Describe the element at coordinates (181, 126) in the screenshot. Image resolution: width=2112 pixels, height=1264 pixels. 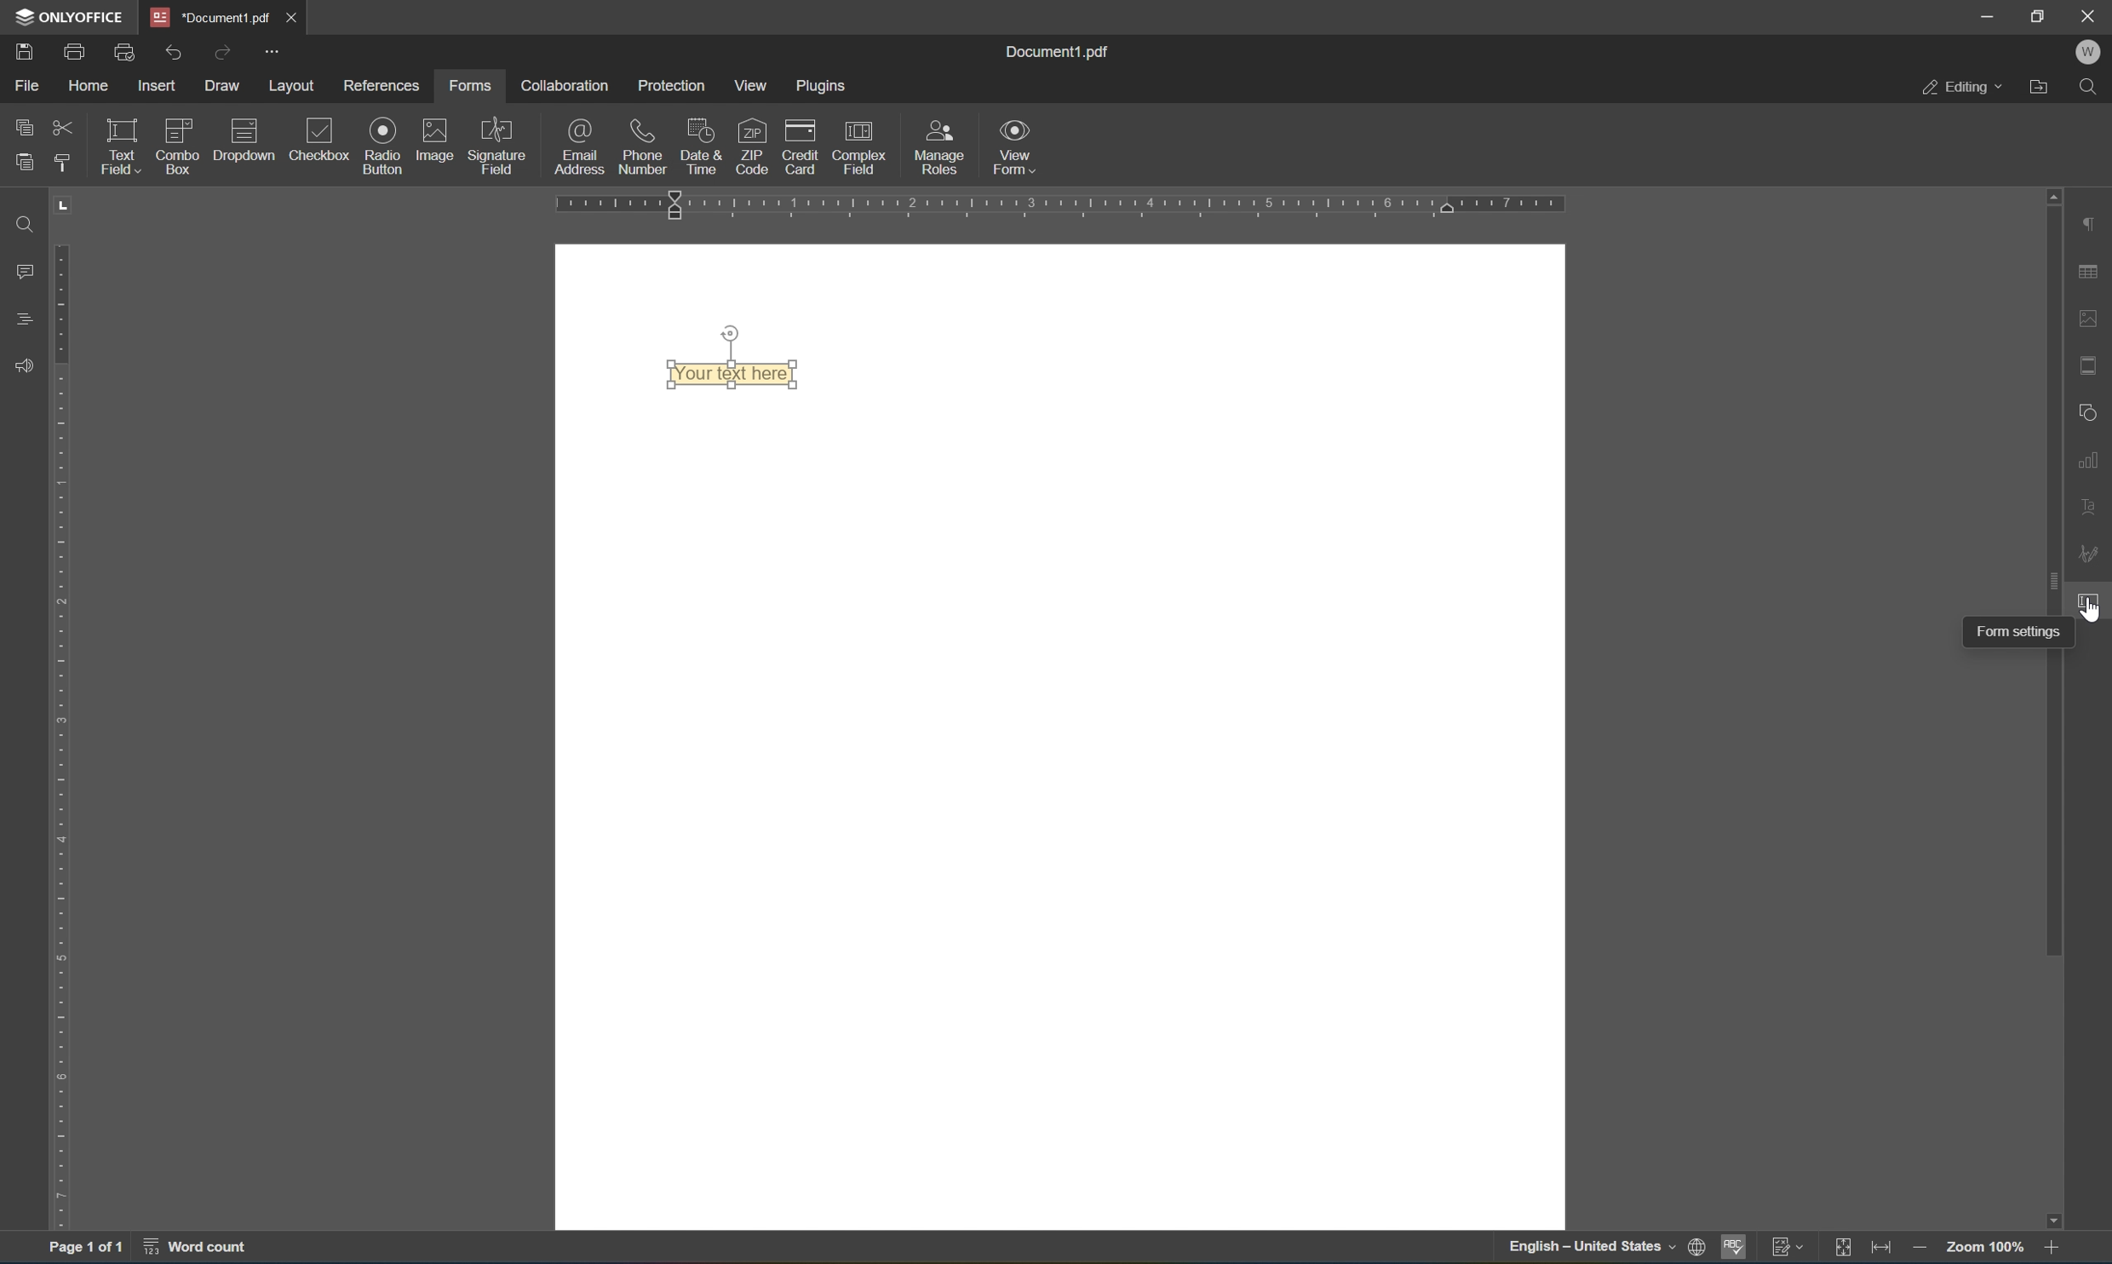
I see `icon` at that location.